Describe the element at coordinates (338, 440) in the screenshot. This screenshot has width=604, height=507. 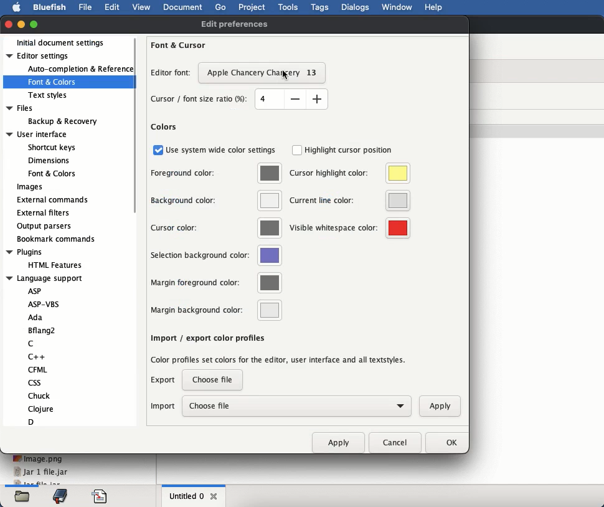
I see `apply` at that location.